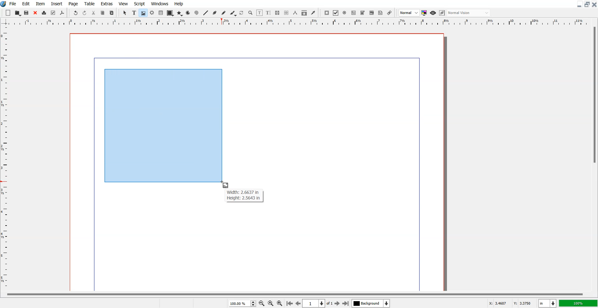 Image resolution: width=598 pixels, height=308 pixels. What do you see at coordinates (13, 3) in the screenshot?
I see `File` at bounding box center [13, 3].